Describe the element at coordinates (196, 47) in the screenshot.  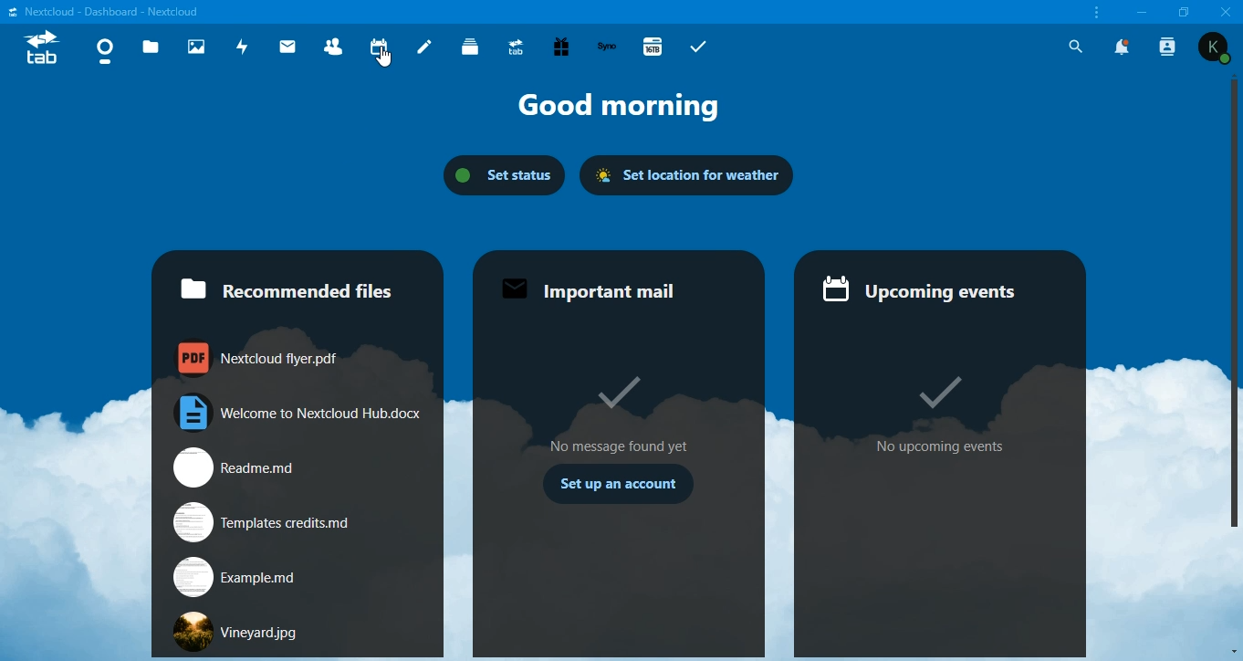
I see `photos` at that location.